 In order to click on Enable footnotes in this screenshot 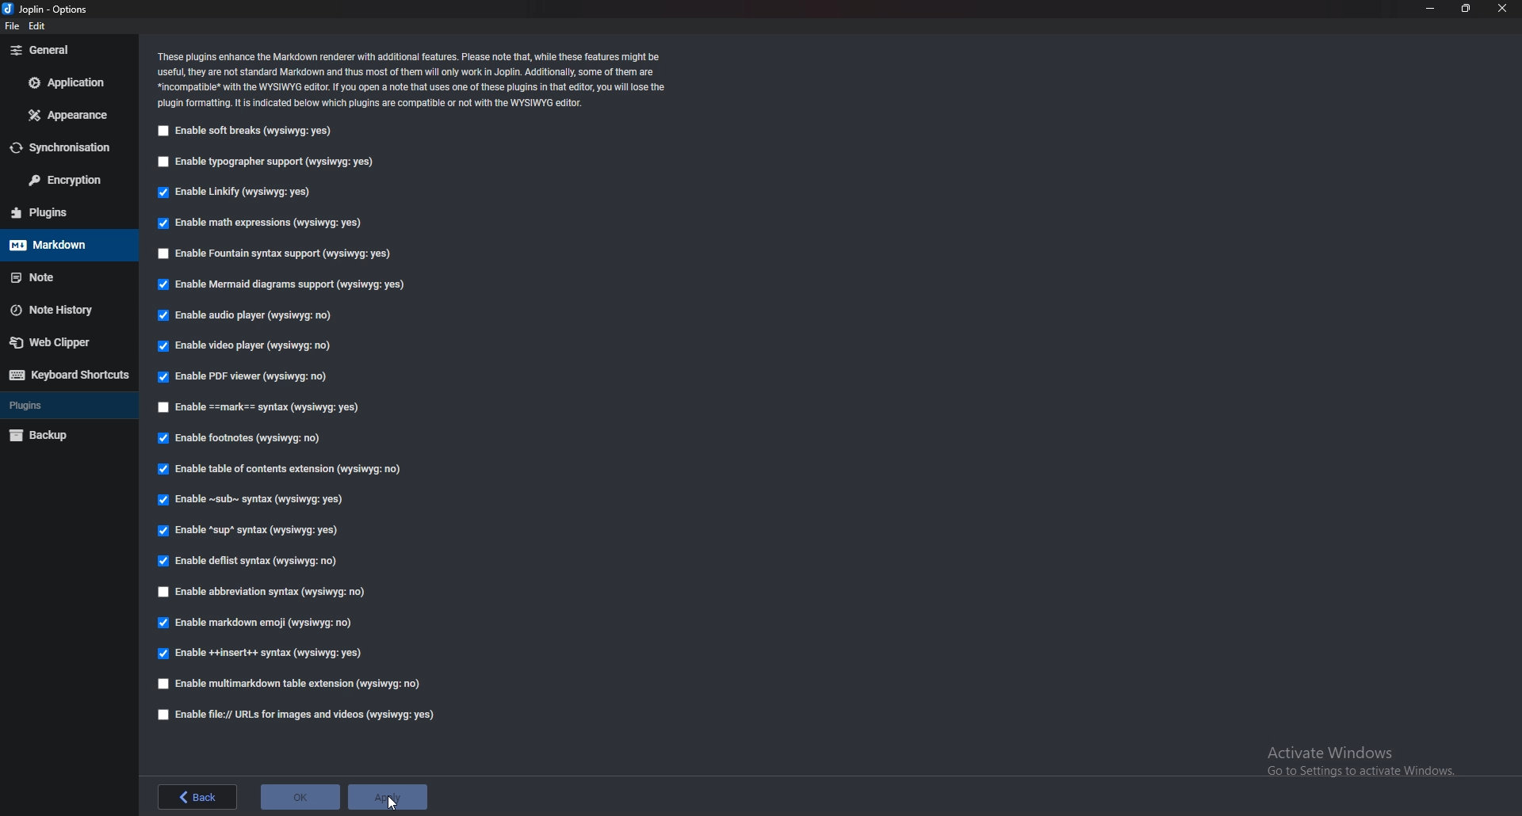, I will do `click(241, 440)`.